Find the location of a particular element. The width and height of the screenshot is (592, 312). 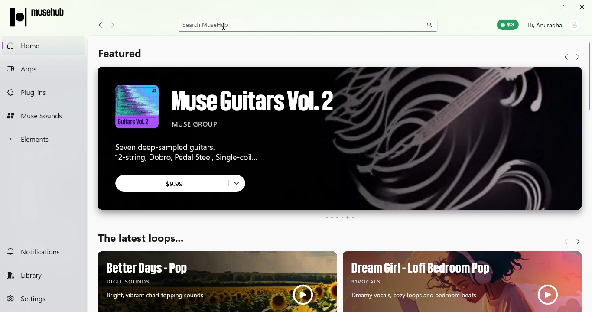

Ad is located at coordinates (461, 280).